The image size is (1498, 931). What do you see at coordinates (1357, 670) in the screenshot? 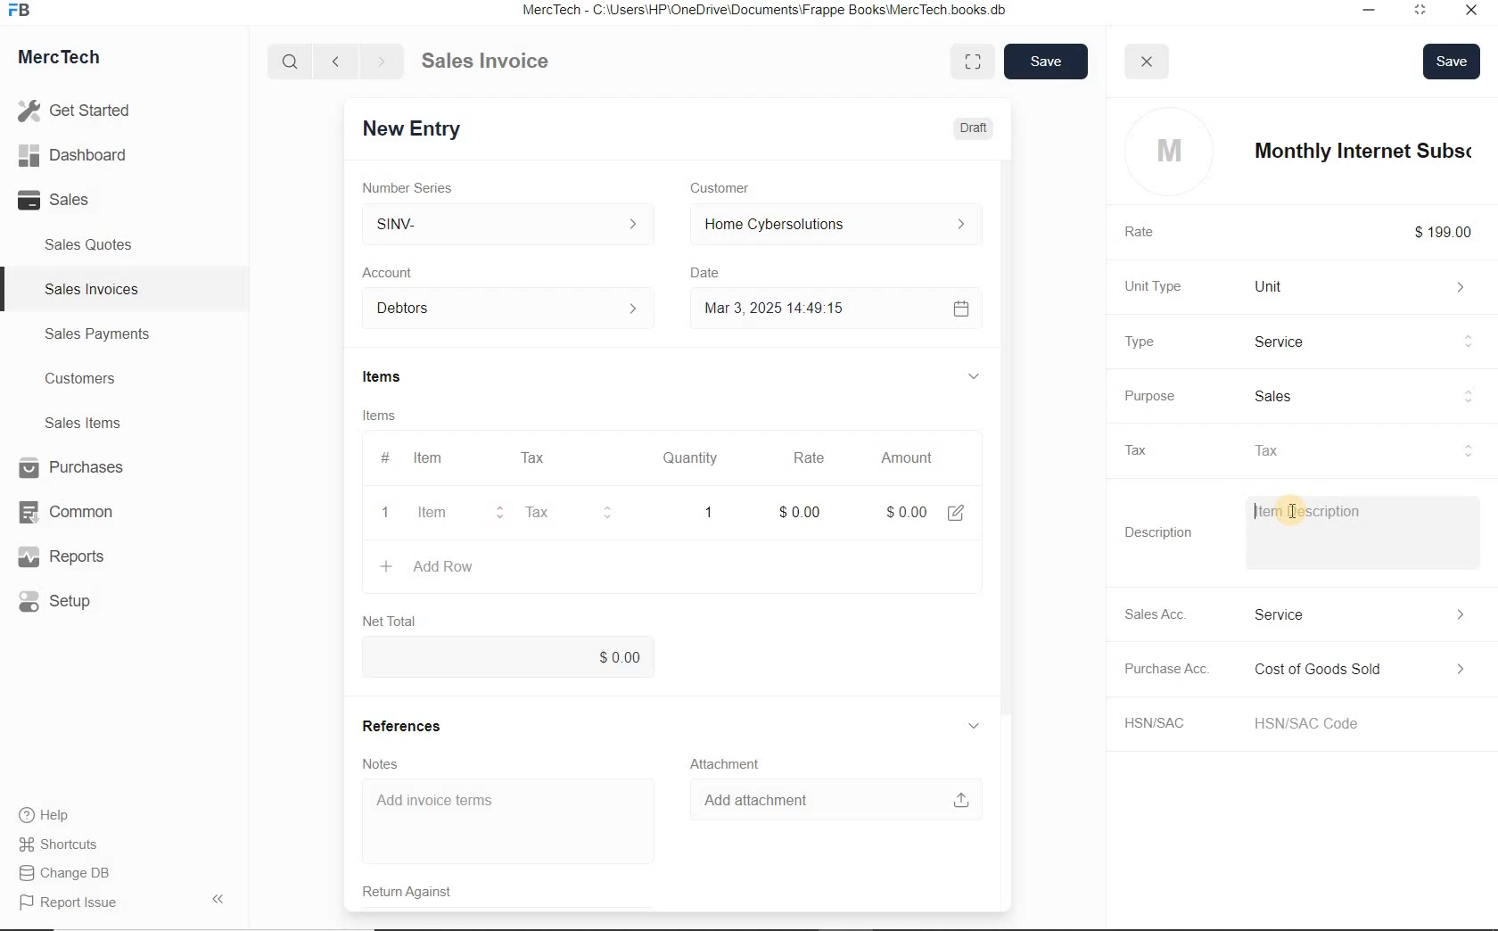
I see `Expense` at bounding box center [1357, 670].